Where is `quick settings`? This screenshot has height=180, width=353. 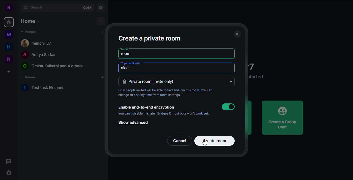 quick settings is located at coordinates (9, 174).